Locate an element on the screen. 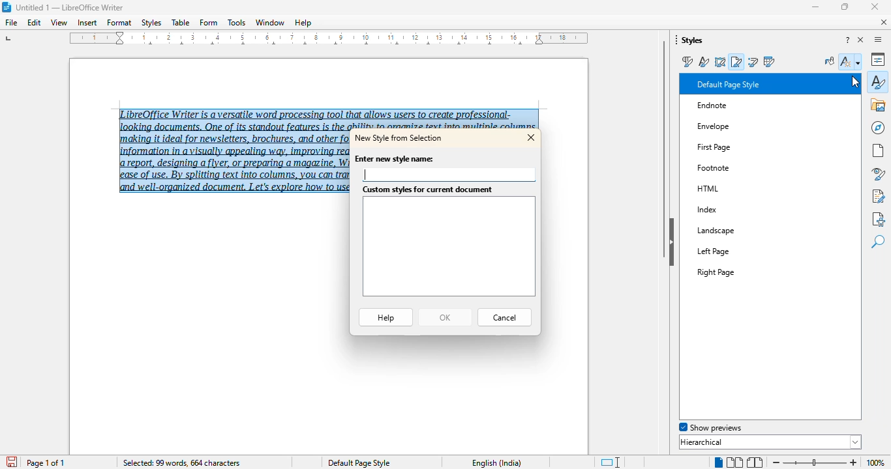  vertical scroll bar is located at coordinates (665, 149).